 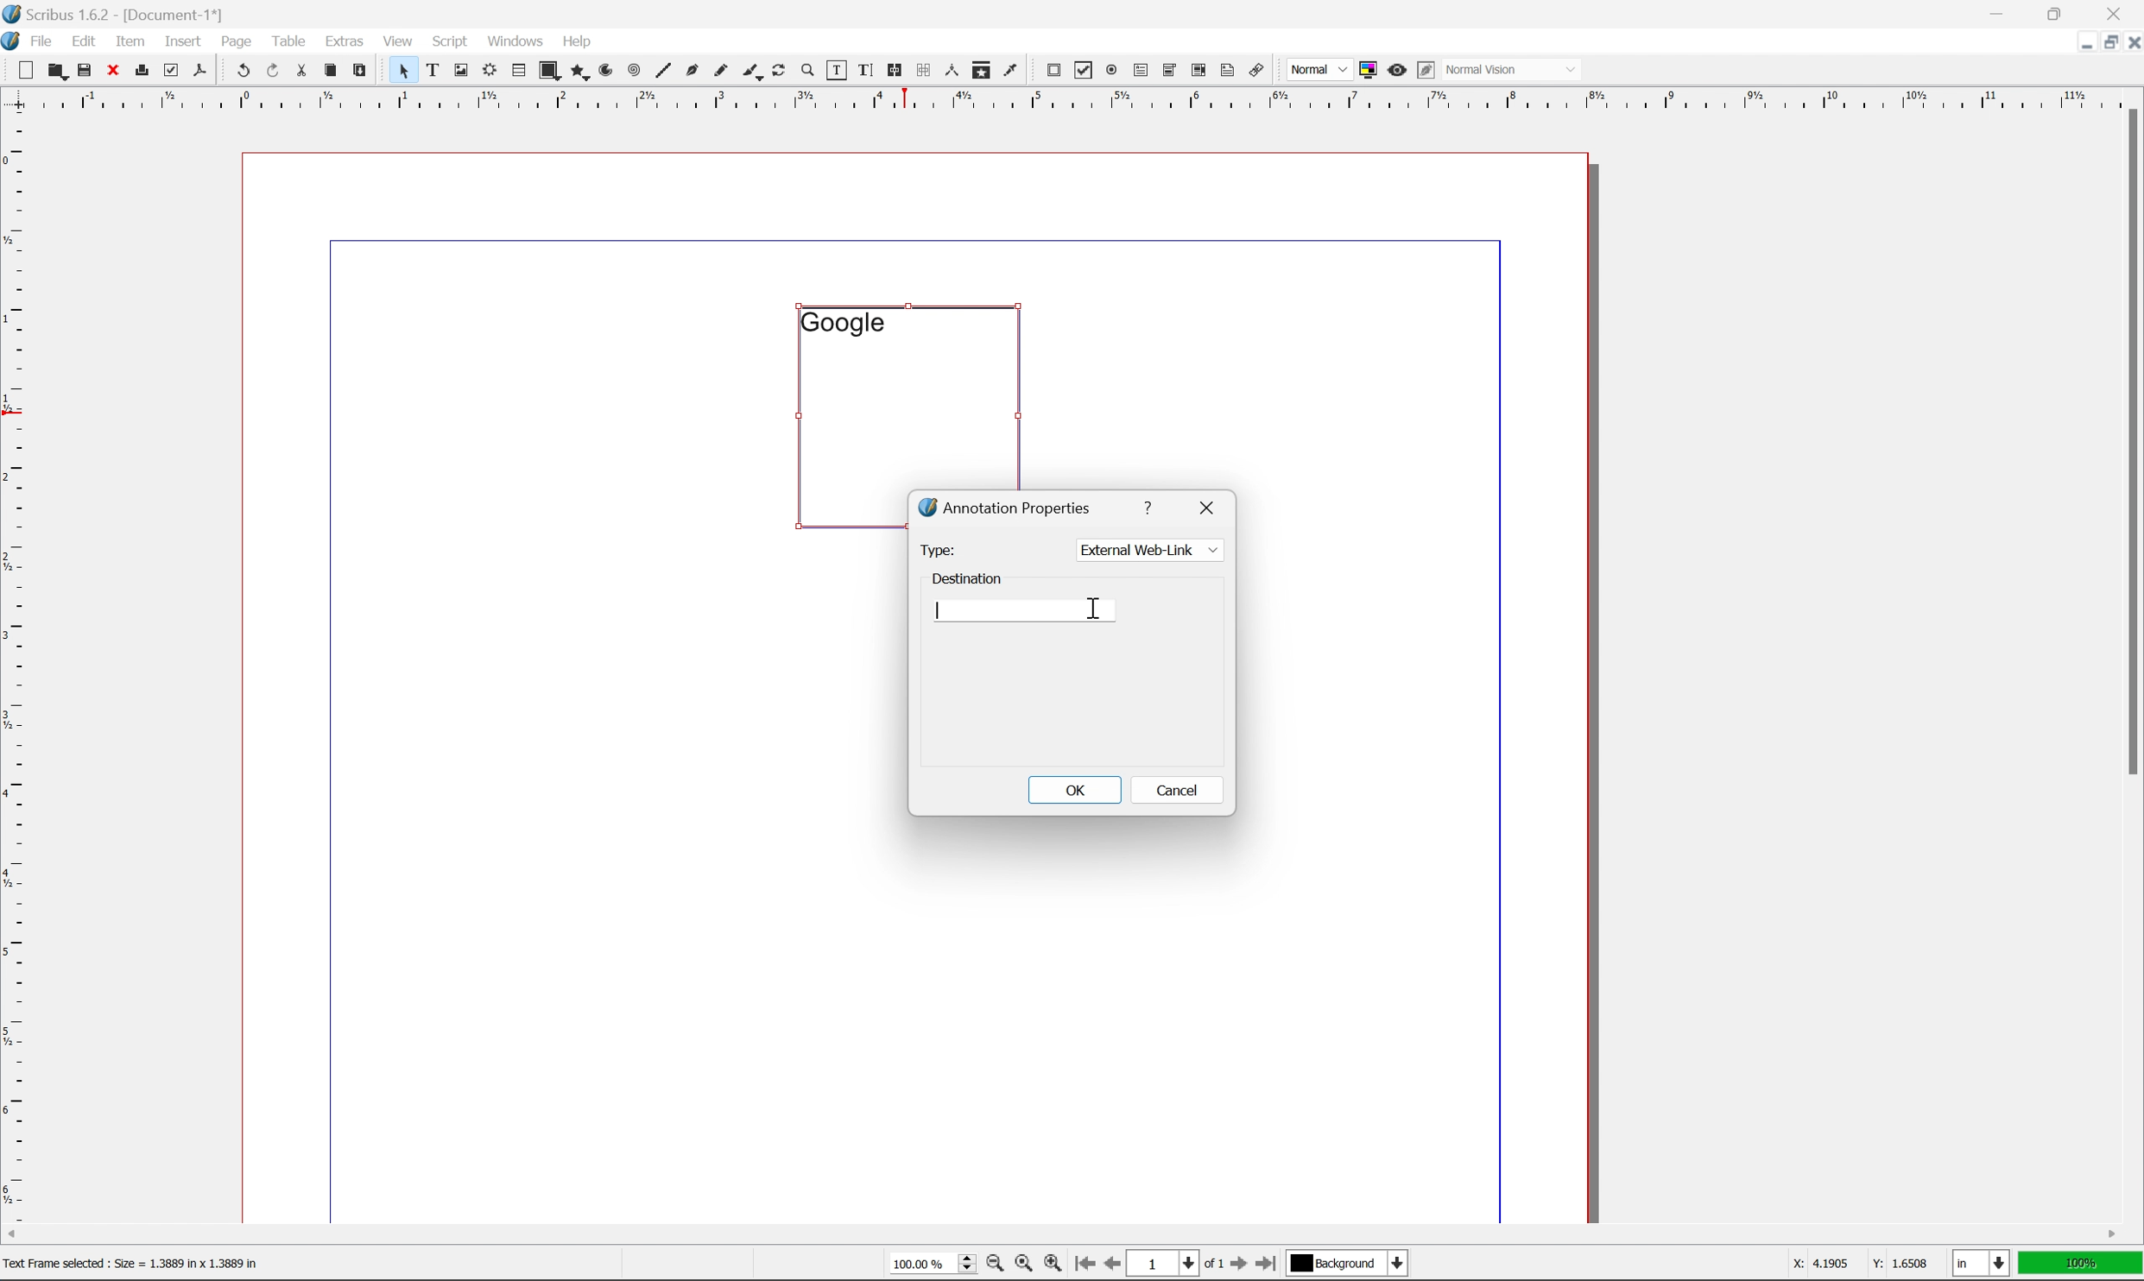 I want to click on save, so click(x=85, y=70).